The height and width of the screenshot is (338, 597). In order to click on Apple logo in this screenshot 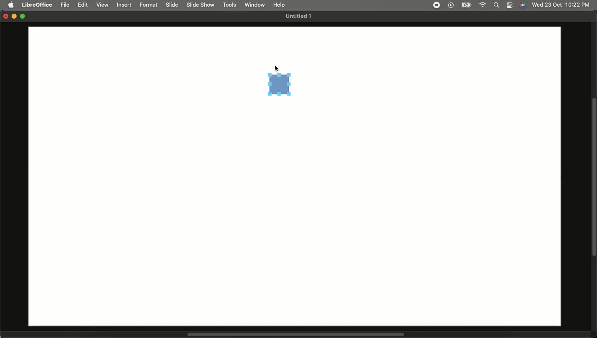, I will do `click(12, 5)`.